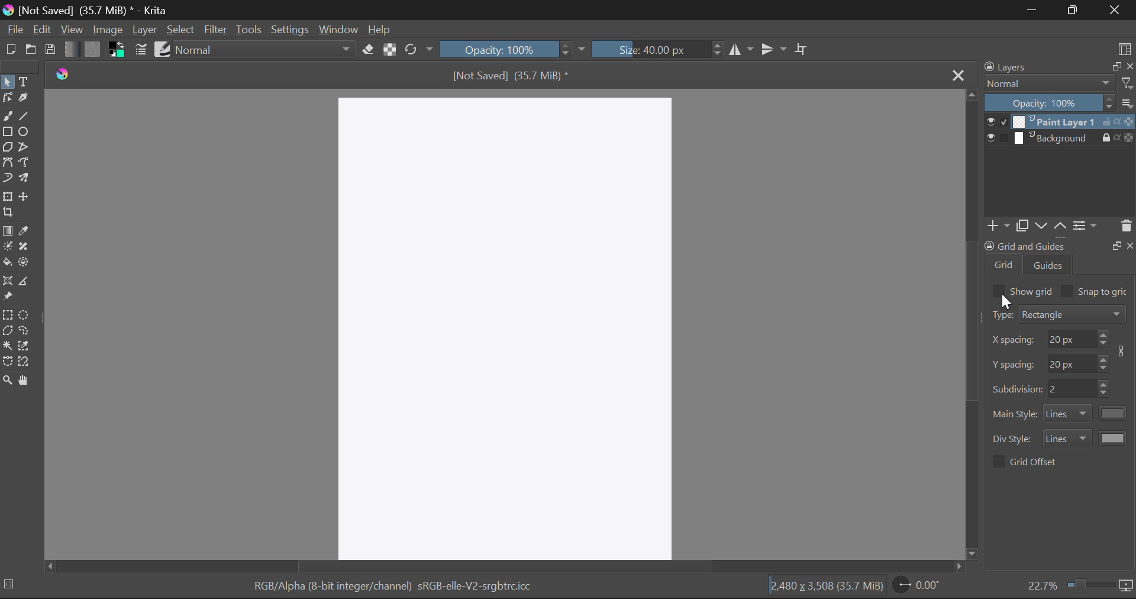  What do you see at coordinates (26, 180) in the screenshot?
I see `Multibrush Tool` at bounding box center [26, 180].